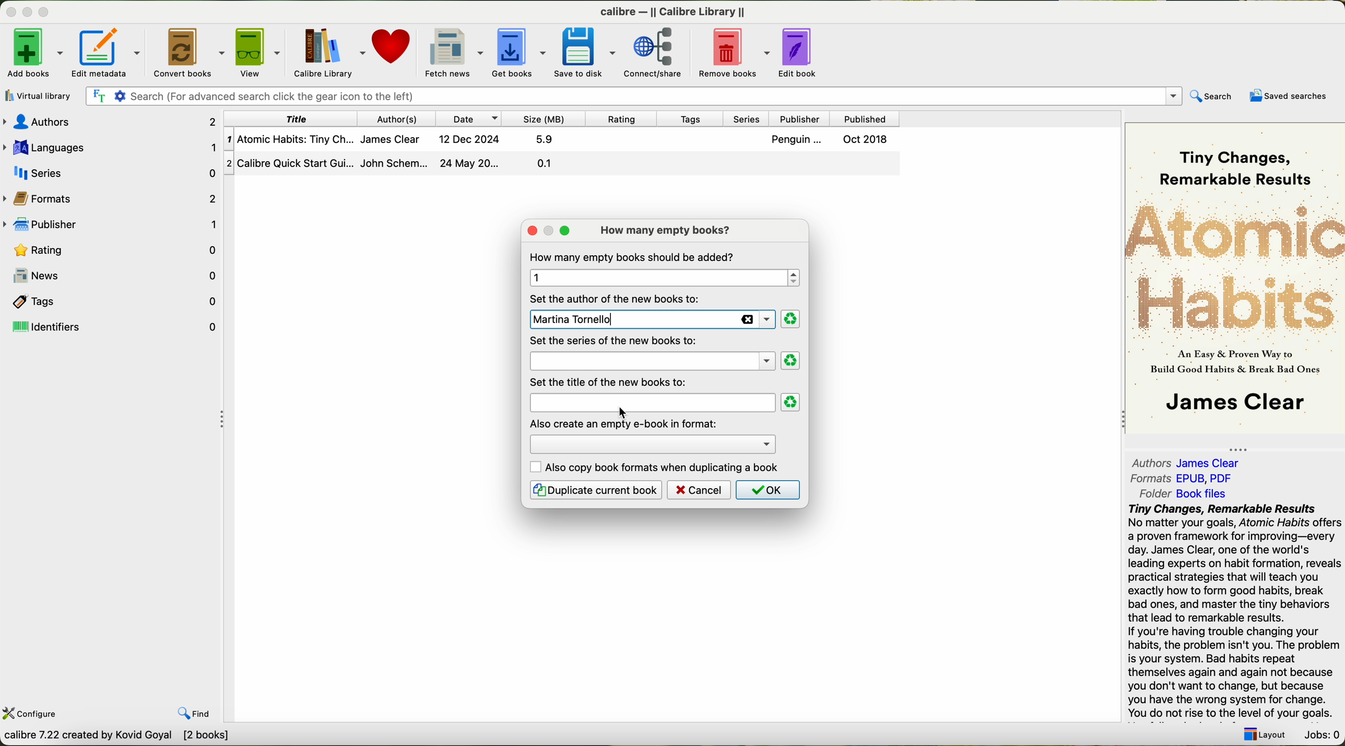  What do you see at coordinates (612, 382) in the screenshot?
I see `set the title of the new book` at bounding box center [612, 382].